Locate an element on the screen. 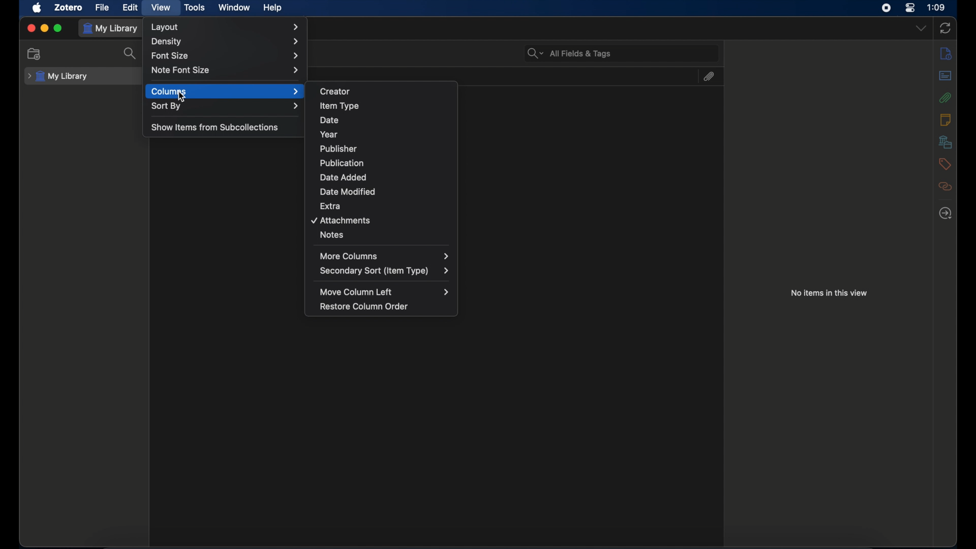 The width and height of the screenshot is (976, 549). minimize is located at coordinates (45, 28).